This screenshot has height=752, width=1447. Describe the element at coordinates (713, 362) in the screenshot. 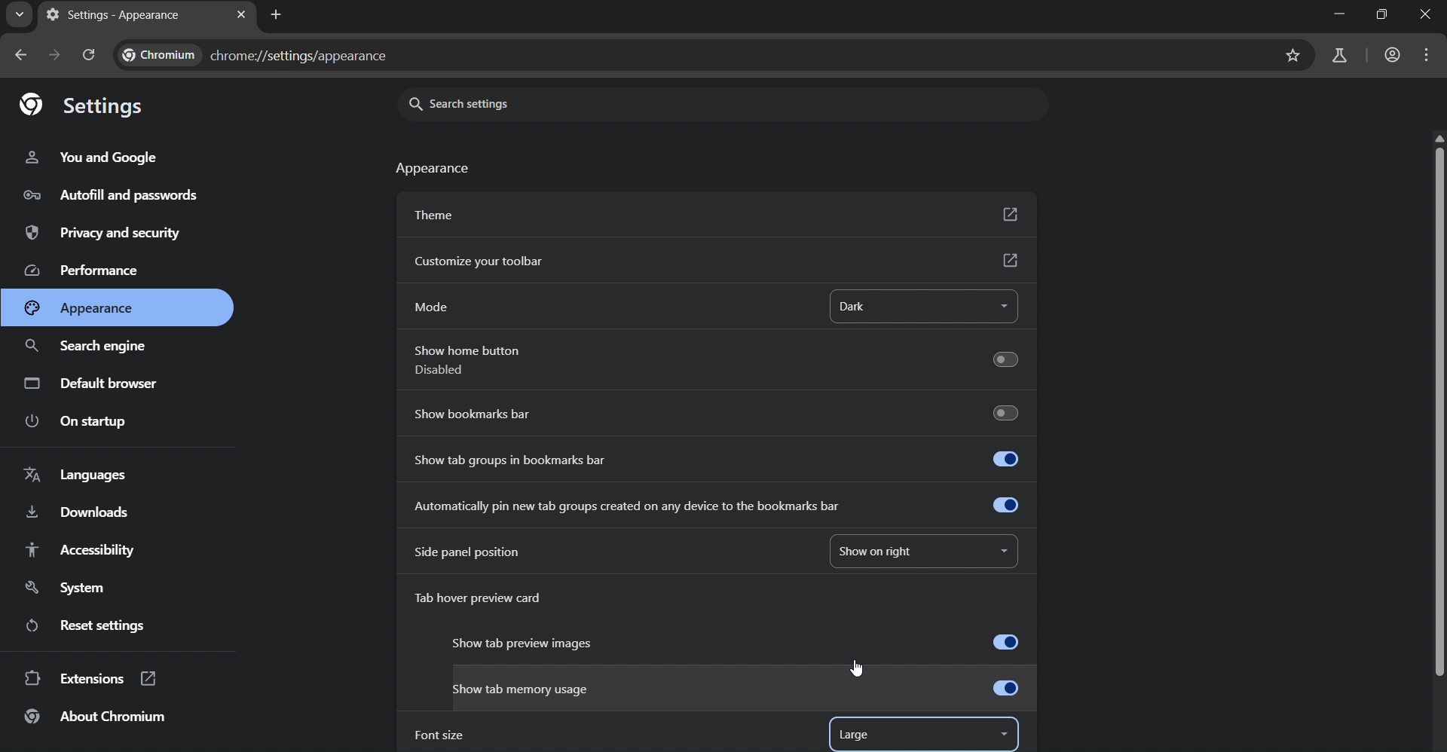

I see `show home button` at that location.